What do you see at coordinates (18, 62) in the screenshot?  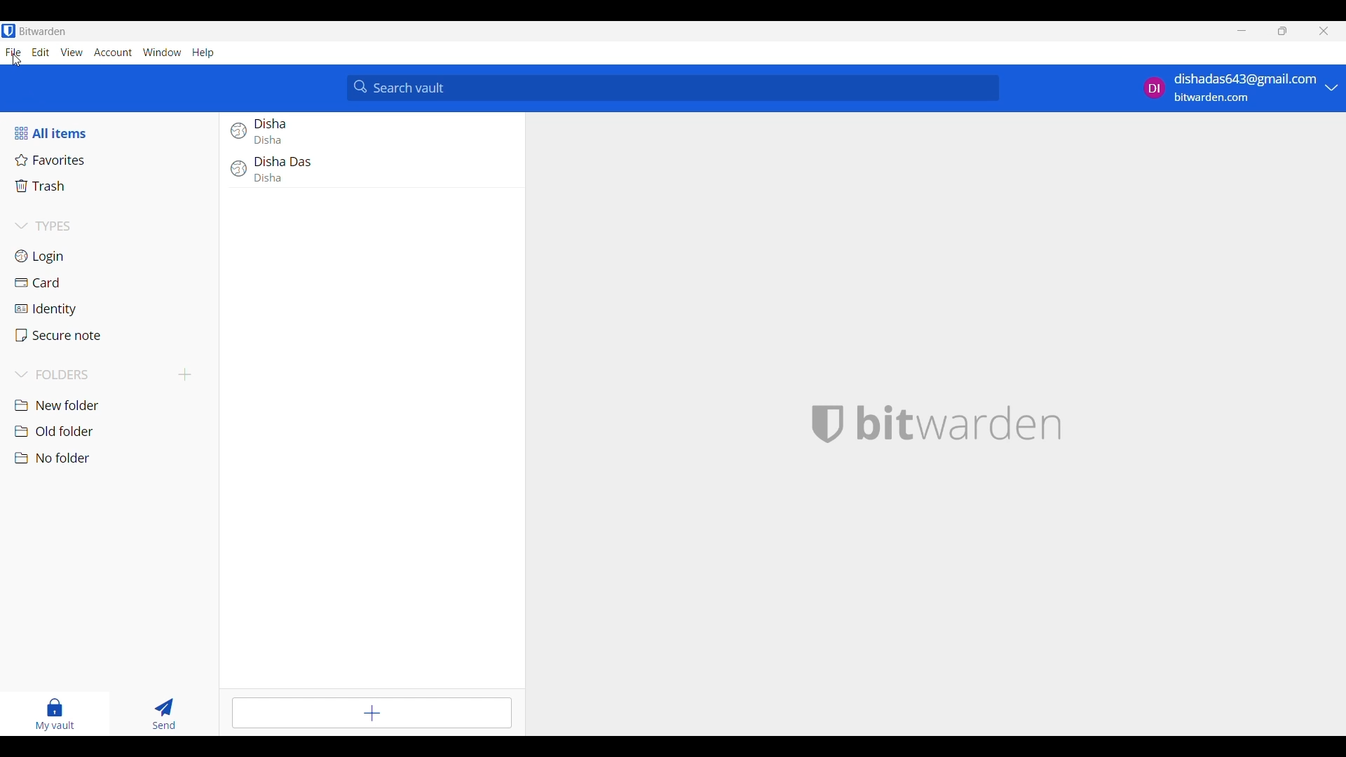 I see `cursor` at bounding box center [18, 62].